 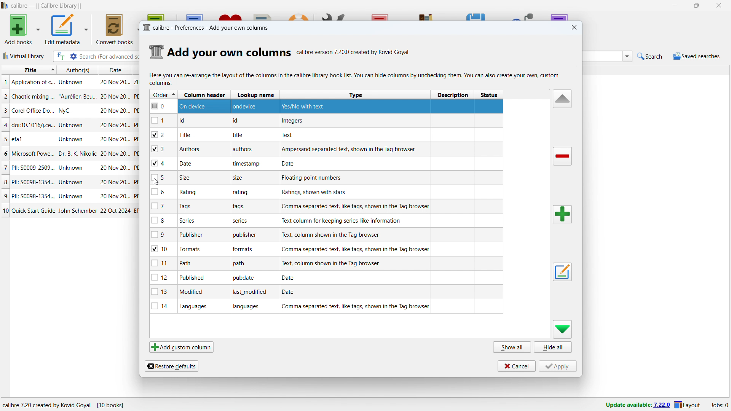 What do you see at coordinates (5, 196) in the screenshot?
I see `9` at bounding box center [5, 196].